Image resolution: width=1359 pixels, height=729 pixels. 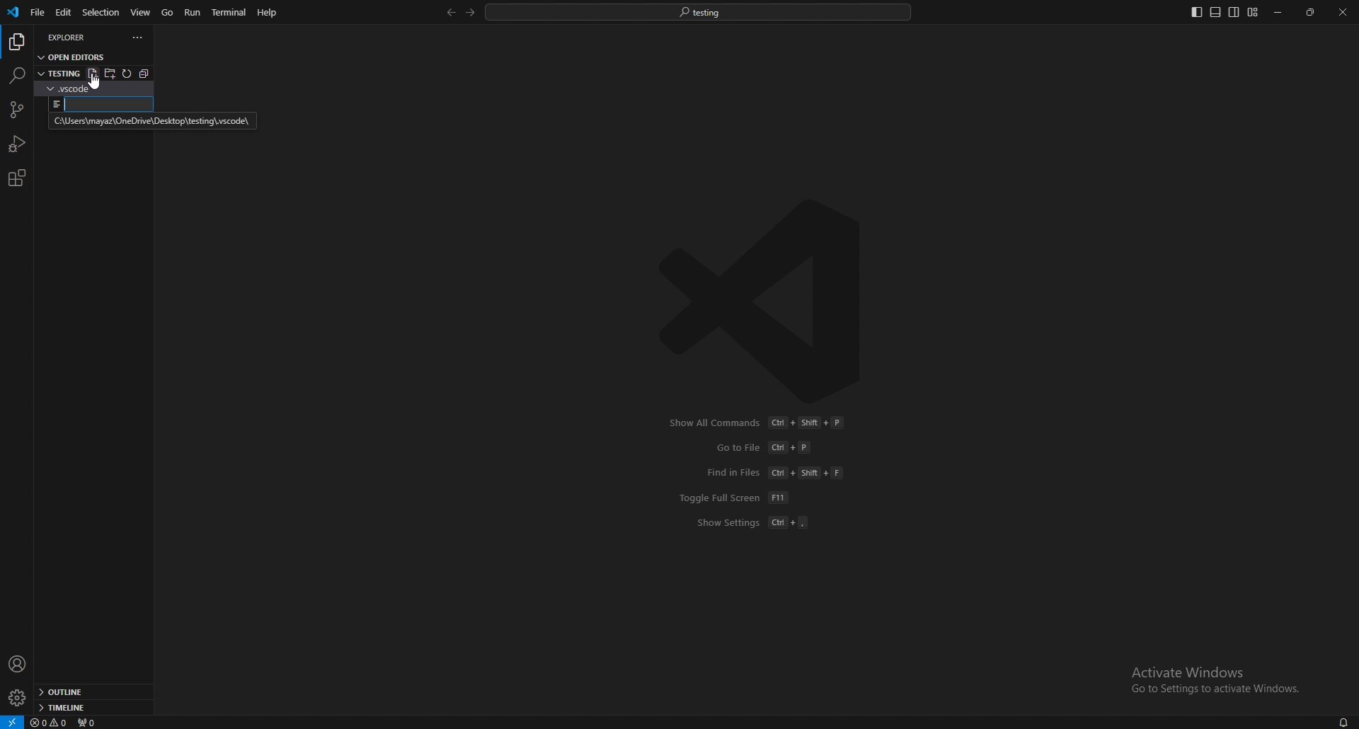 What do you see at coordinates (16, 110) in the screenshot?
I see `source code` at bounding box center [16, 110].